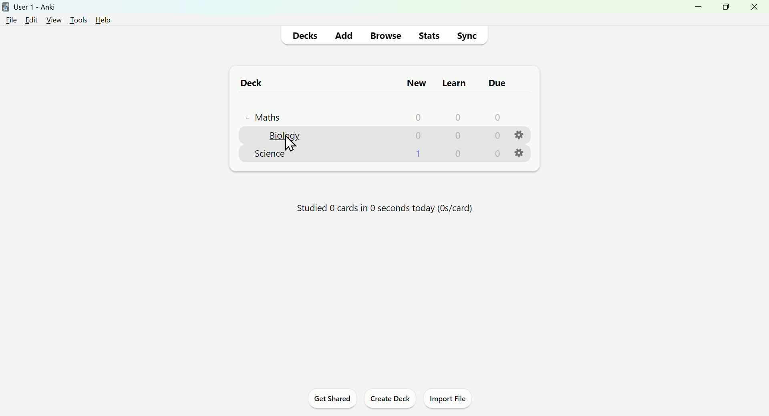  Describe the element at coordinates (279, 137) in the screenshot. I see `biology` at that location.